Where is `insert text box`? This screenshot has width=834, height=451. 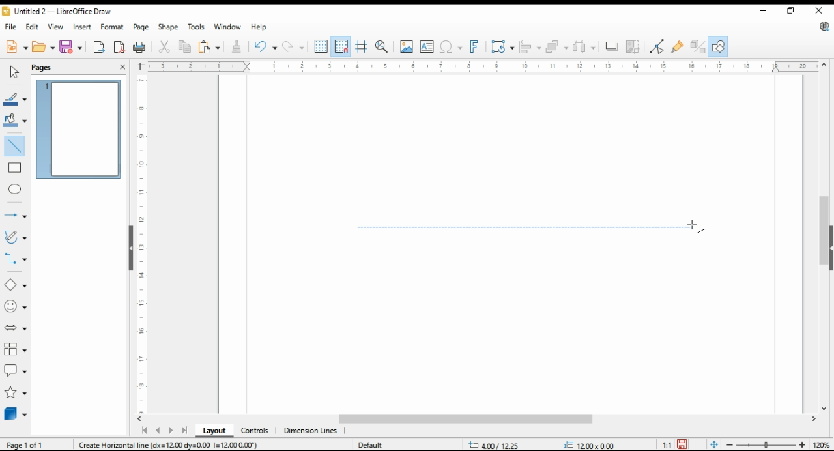 insert text box is located at coordinates (427, 46).